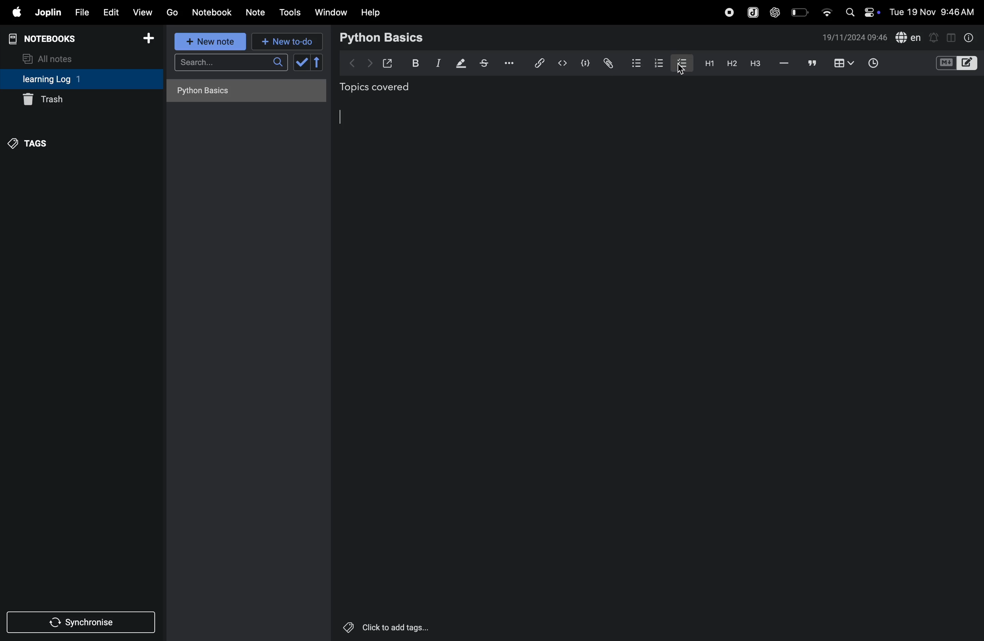  What do you see at coordinates (384, 88) in the screenshot?
I see `topics covered` at bounding box center [384, 88].